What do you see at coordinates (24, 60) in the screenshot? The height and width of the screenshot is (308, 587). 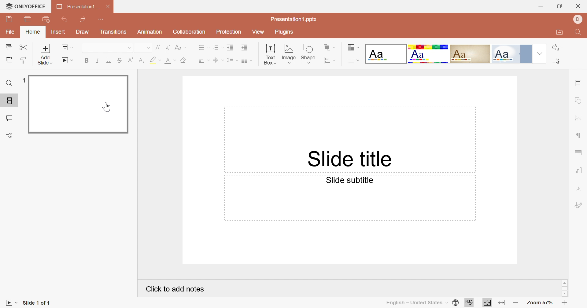 I see `Copy Style` at bounding box center [24, 60].